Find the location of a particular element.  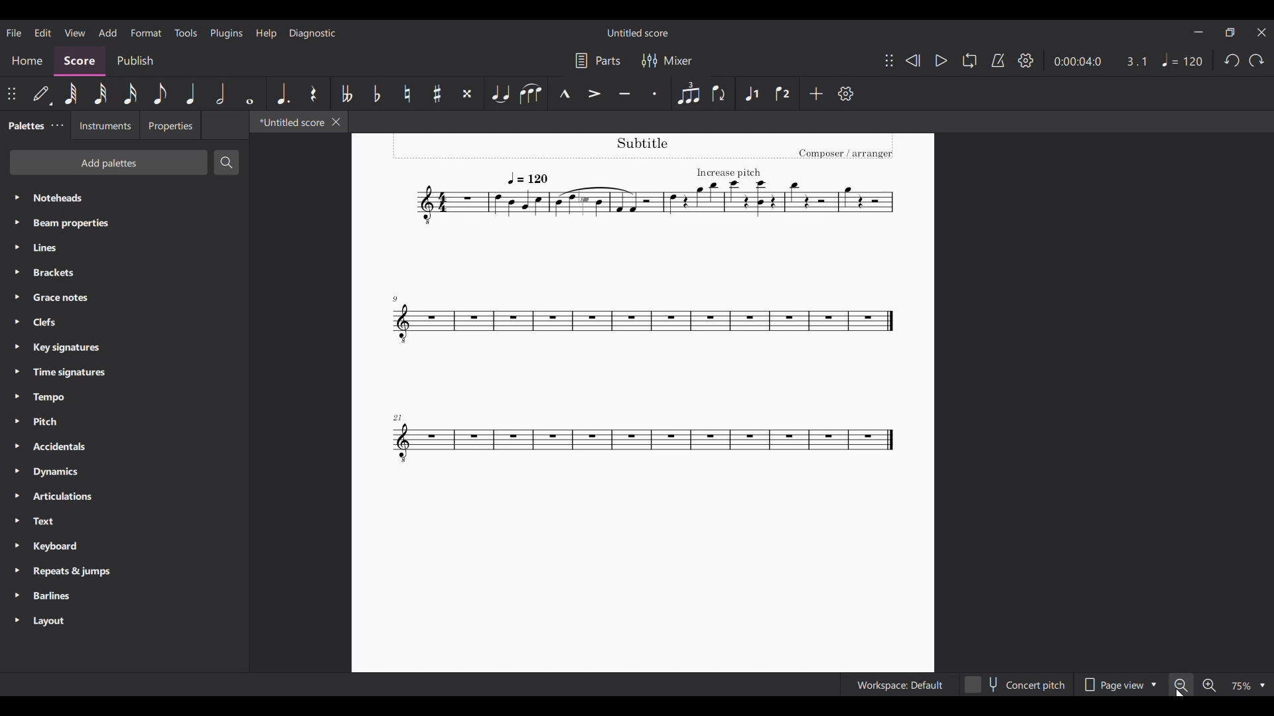

Lines is located at coordinates (124, 247).